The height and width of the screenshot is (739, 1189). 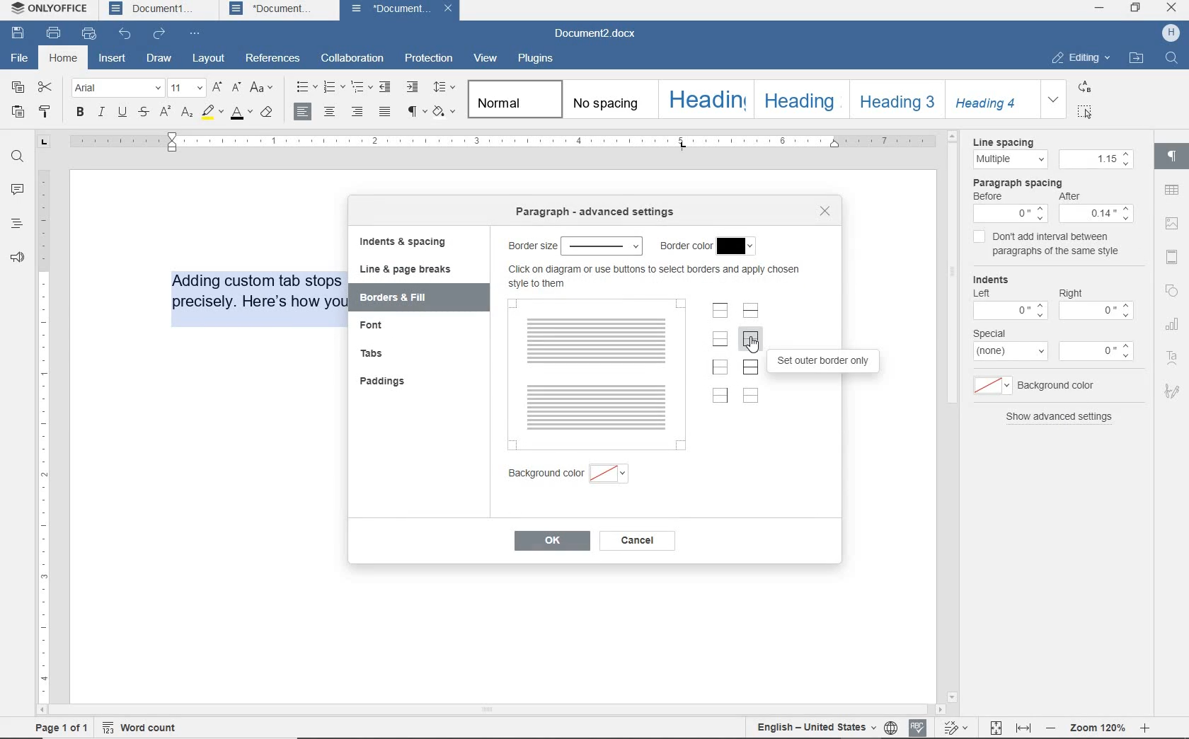 I want to click on background, so click(x=544, y=473).